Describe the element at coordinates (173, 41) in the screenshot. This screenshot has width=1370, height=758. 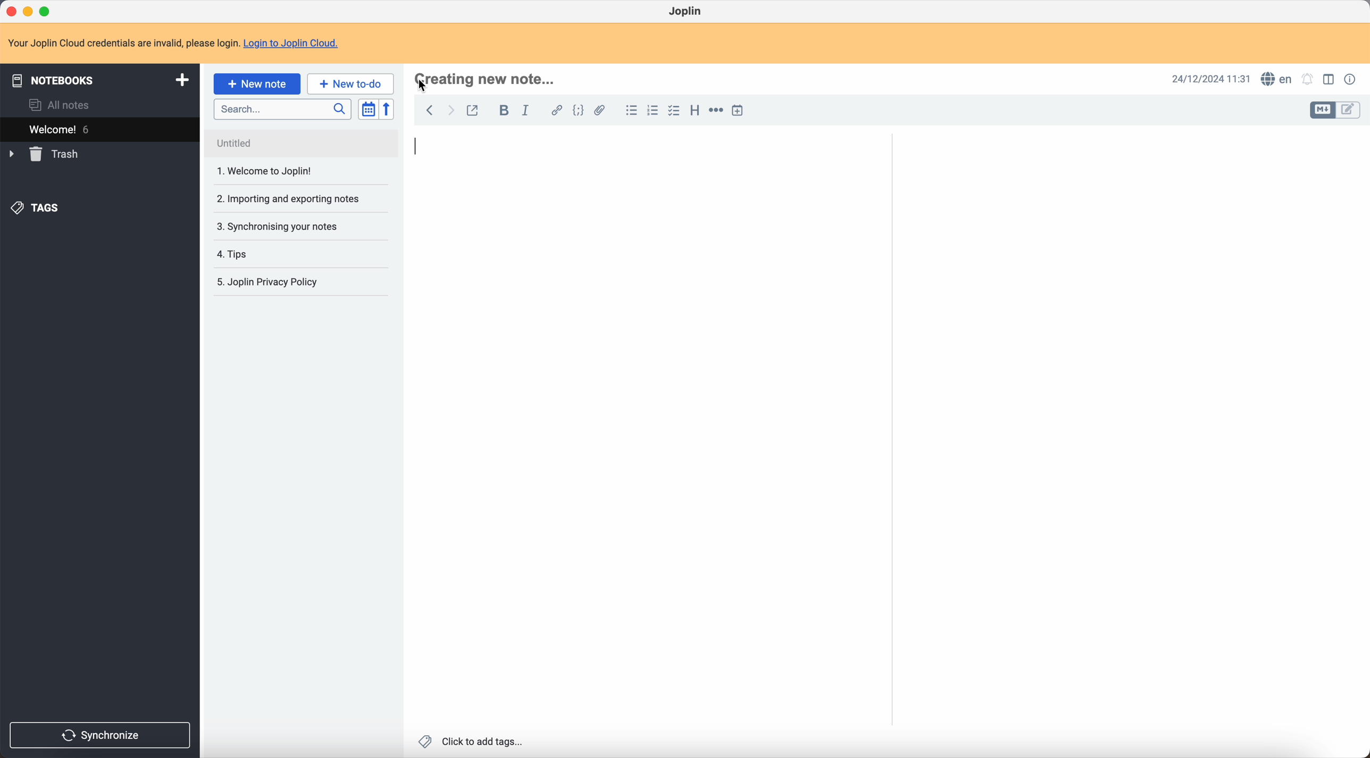
I see `note` at that location.